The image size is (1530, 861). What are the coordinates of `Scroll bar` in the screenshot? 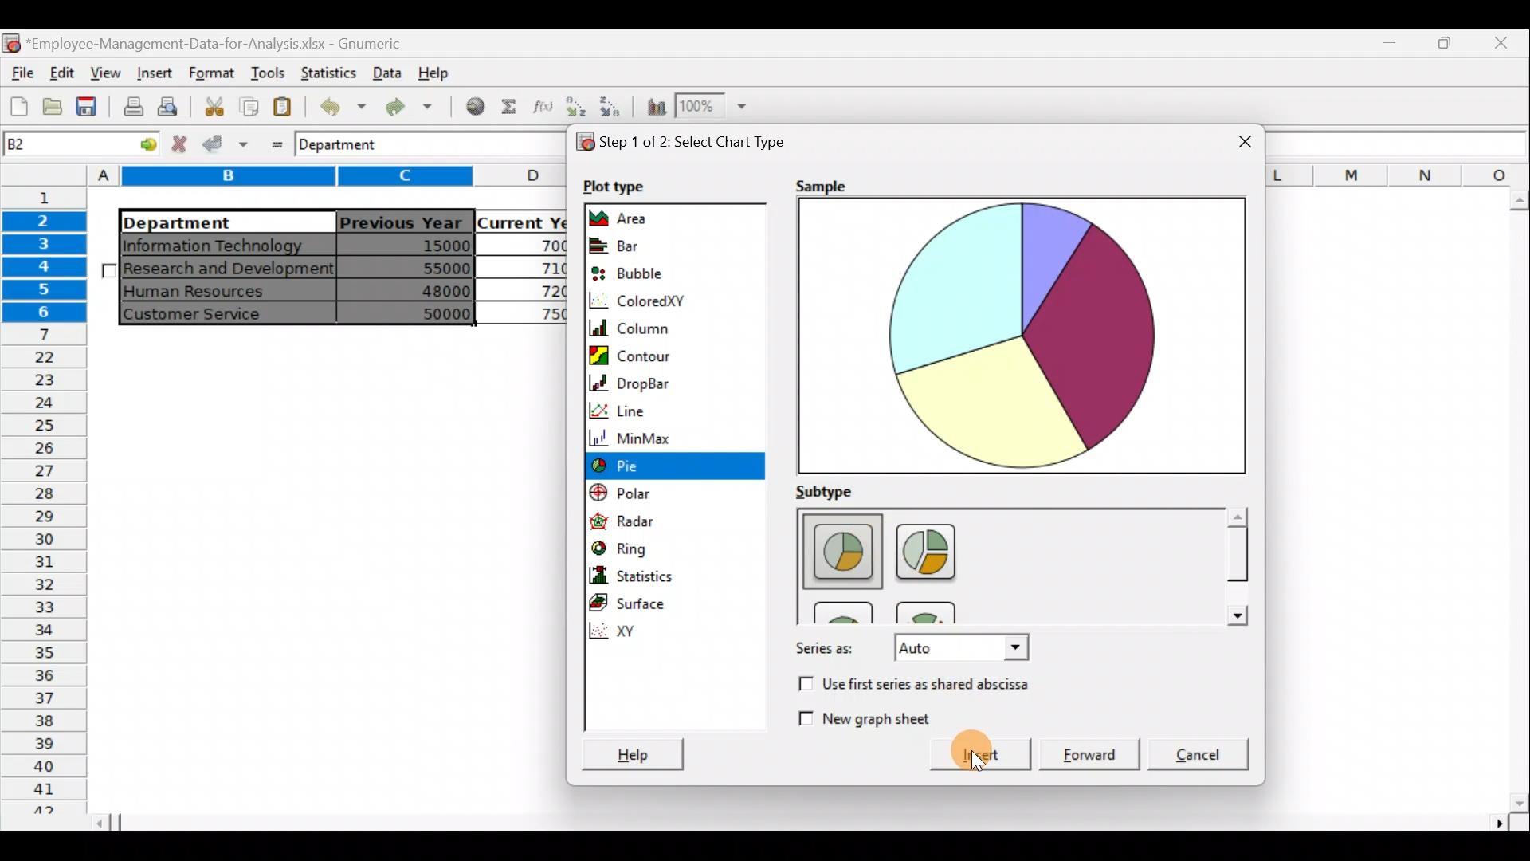 It's located at (1515, 501).